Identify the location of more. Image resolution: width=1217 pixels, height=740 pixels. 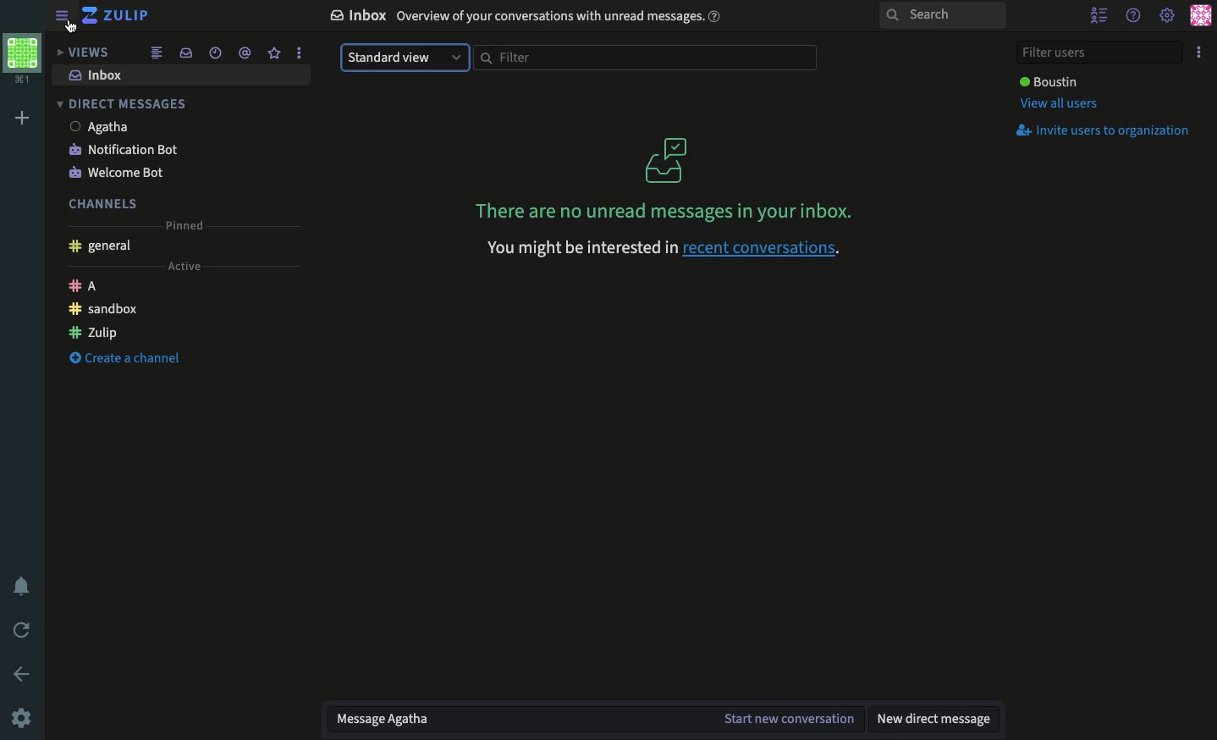
(300, 52).